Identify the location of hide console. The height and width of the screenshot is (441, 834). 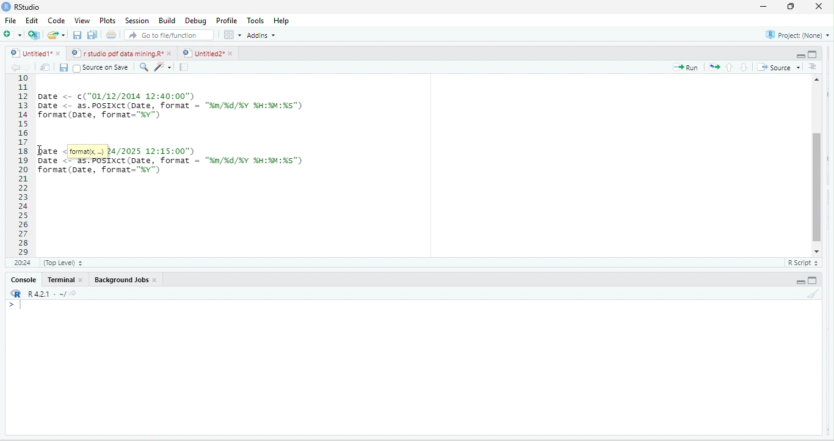
(814, 54).